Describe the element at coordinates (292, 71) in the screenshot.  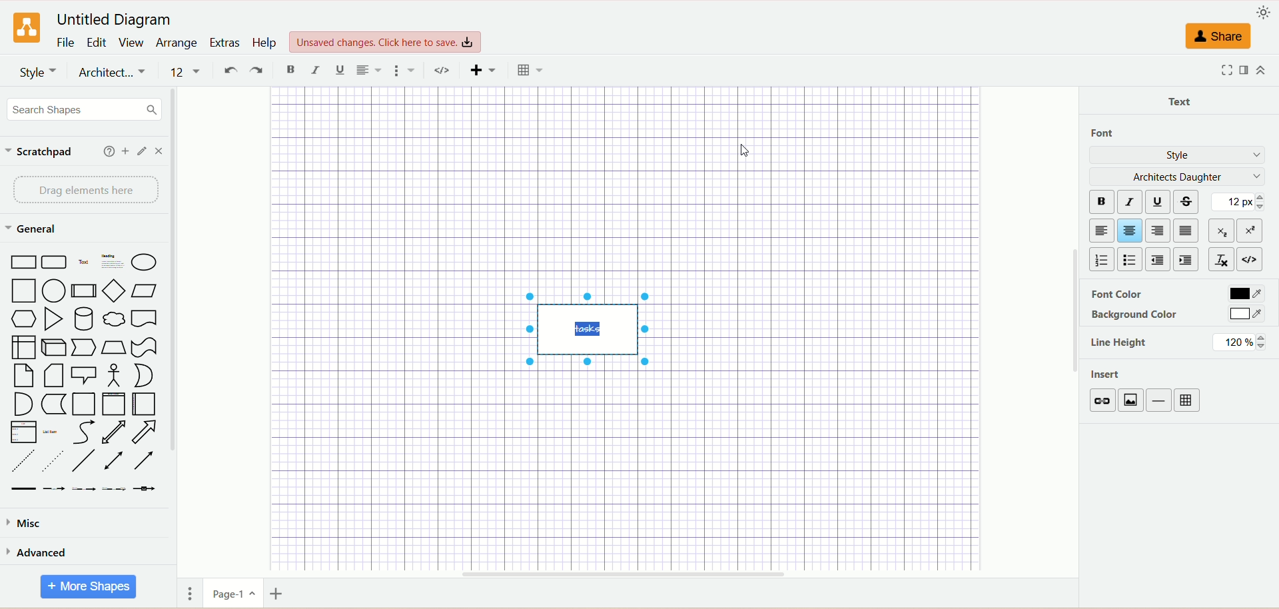
I see `Bold` at that location.